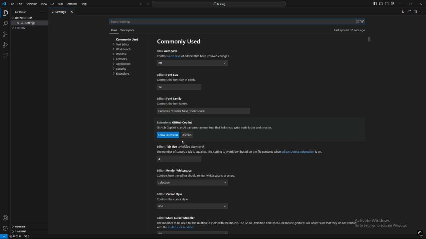 The image size is (426, 239). What do you see at coordinates (219, 4) in the screenshot?
I see `search bar` at bounding box center [219, 4].